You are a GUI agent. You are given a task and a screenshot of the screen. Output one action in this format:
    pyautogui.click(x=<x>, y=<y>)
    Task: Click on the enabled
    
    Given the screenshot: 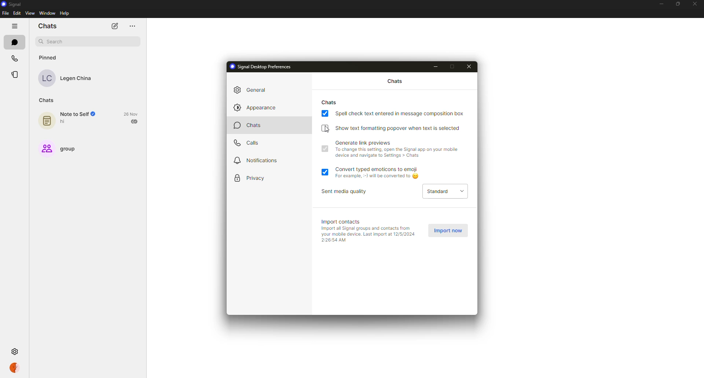 What is the action you would take?
    pyautogui.click(x=324, y=149)
    